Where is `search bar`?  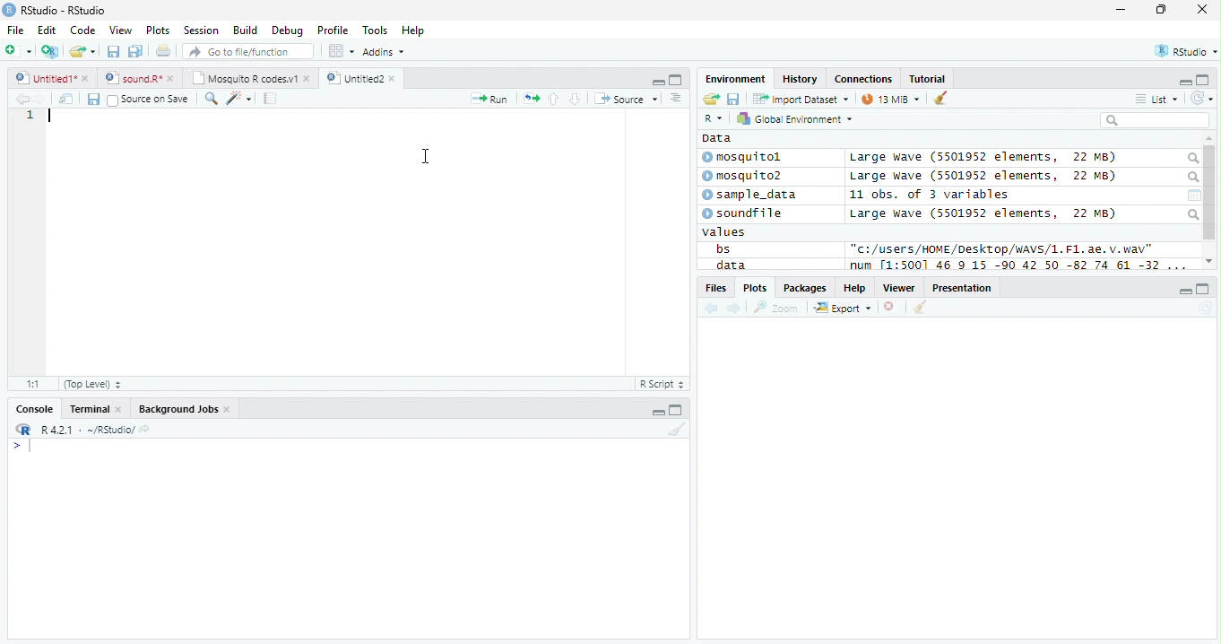 search bar is located at coordinates (1155, 119).